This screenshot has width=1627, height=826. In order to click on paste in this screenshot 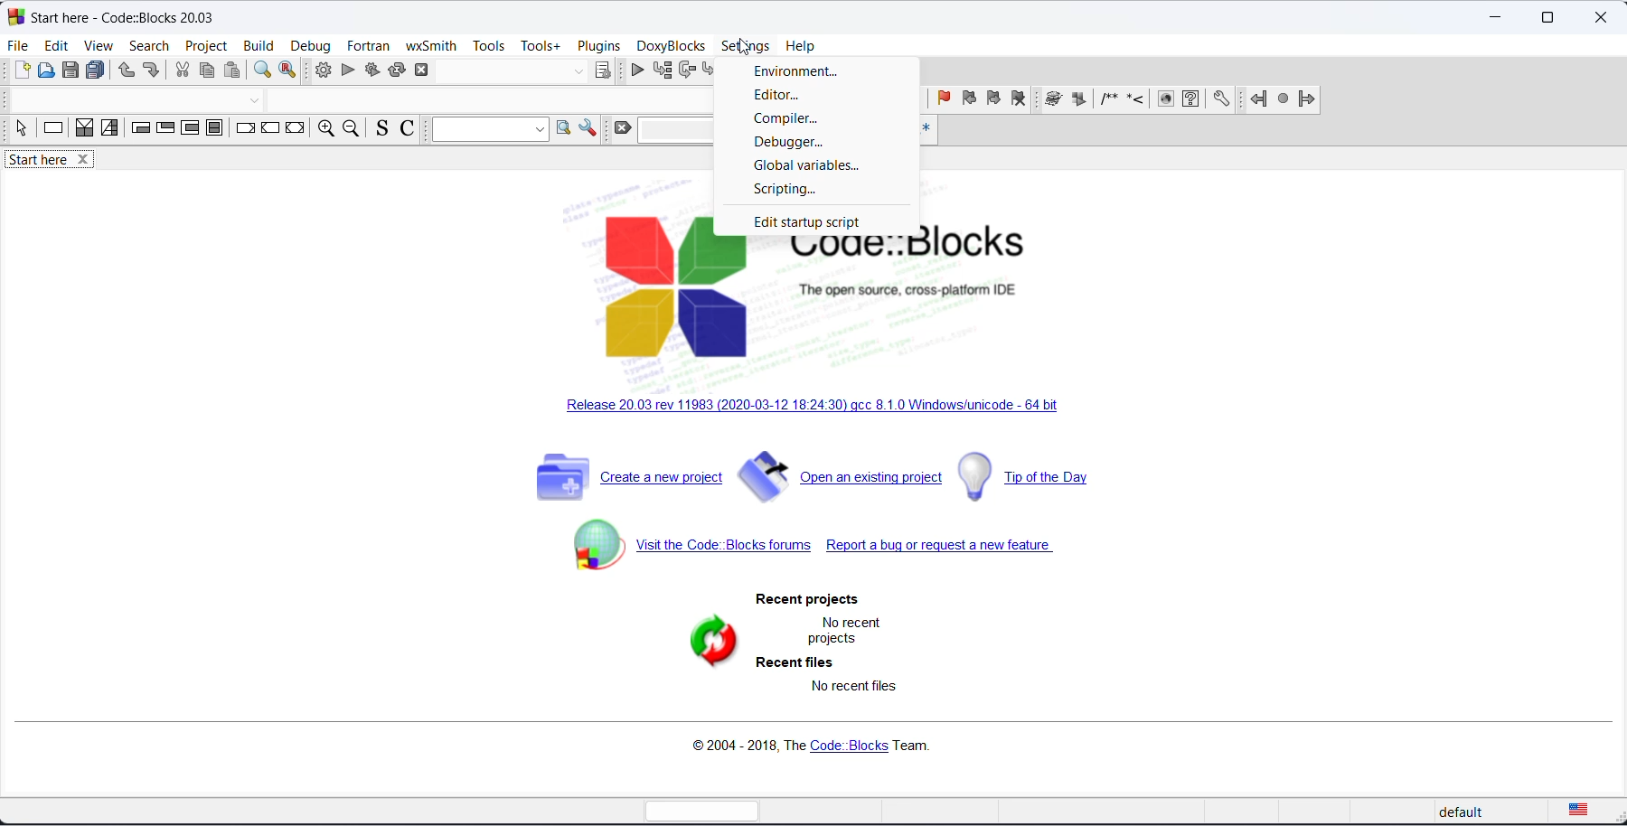, I will do `click(232, 70)`.